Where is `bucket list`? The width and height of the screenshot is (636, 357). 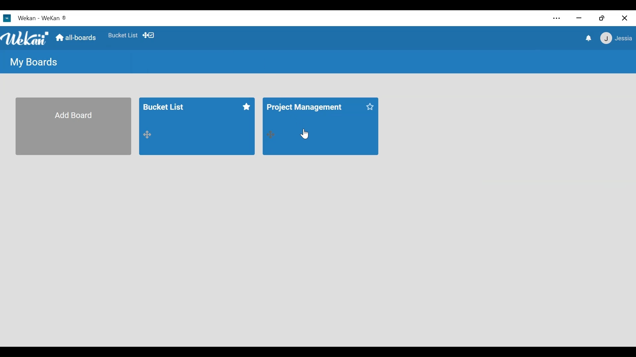
bucket list is located at coordinates (178, 109).